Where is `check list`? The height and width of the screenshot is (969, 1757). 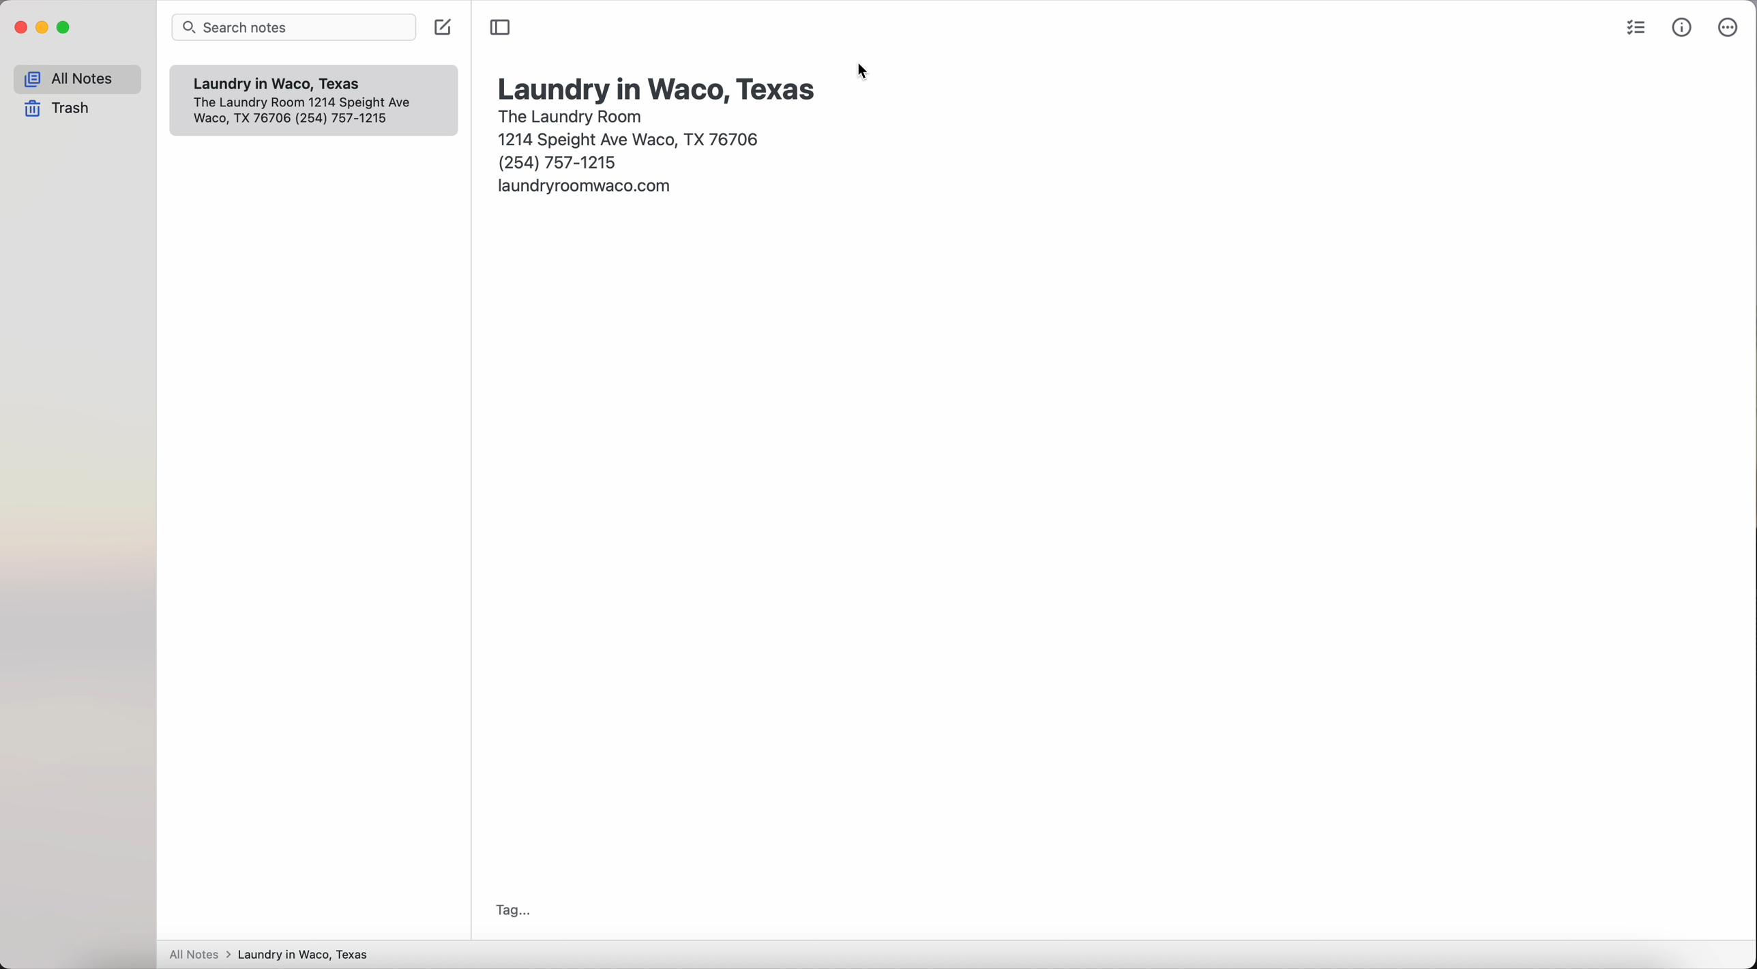
check list is located at coordinates (1633, 30).